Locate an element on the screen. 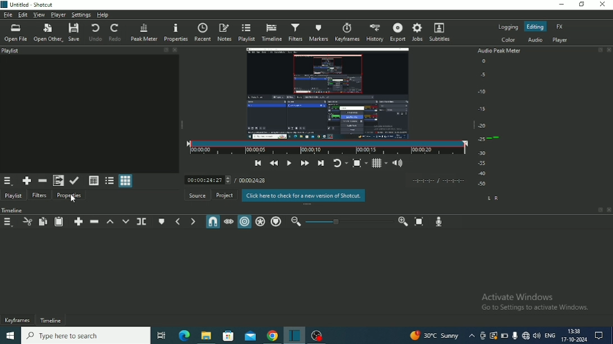 This screenshot has width=613, height=344. Time is located at coordinates (574, 331).